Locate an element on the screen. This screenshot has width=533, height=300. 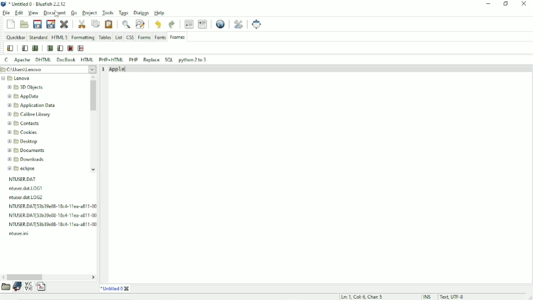
Open file is located at coordinates (24, 24).